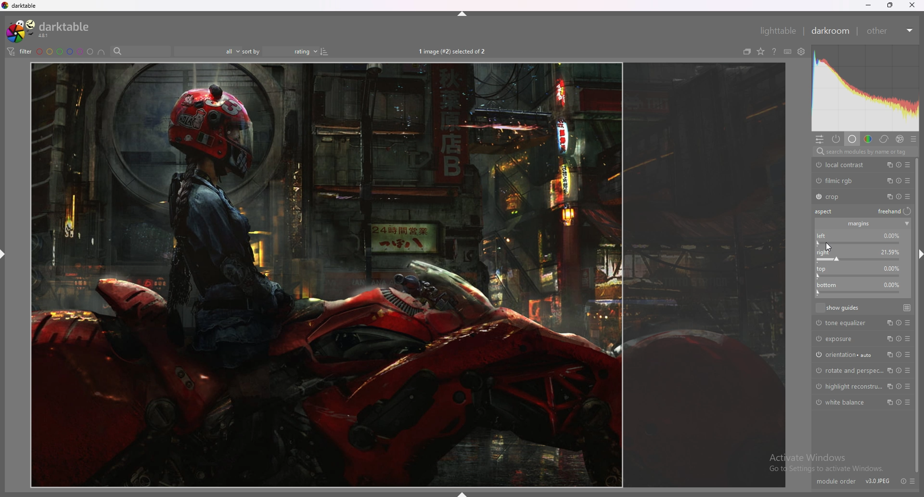 Image resolution: width=924 pixels, height=497 pixels. Describe the element at coordinates (747, 52) in the screenshot. I see `collapse grouped images` at that location.